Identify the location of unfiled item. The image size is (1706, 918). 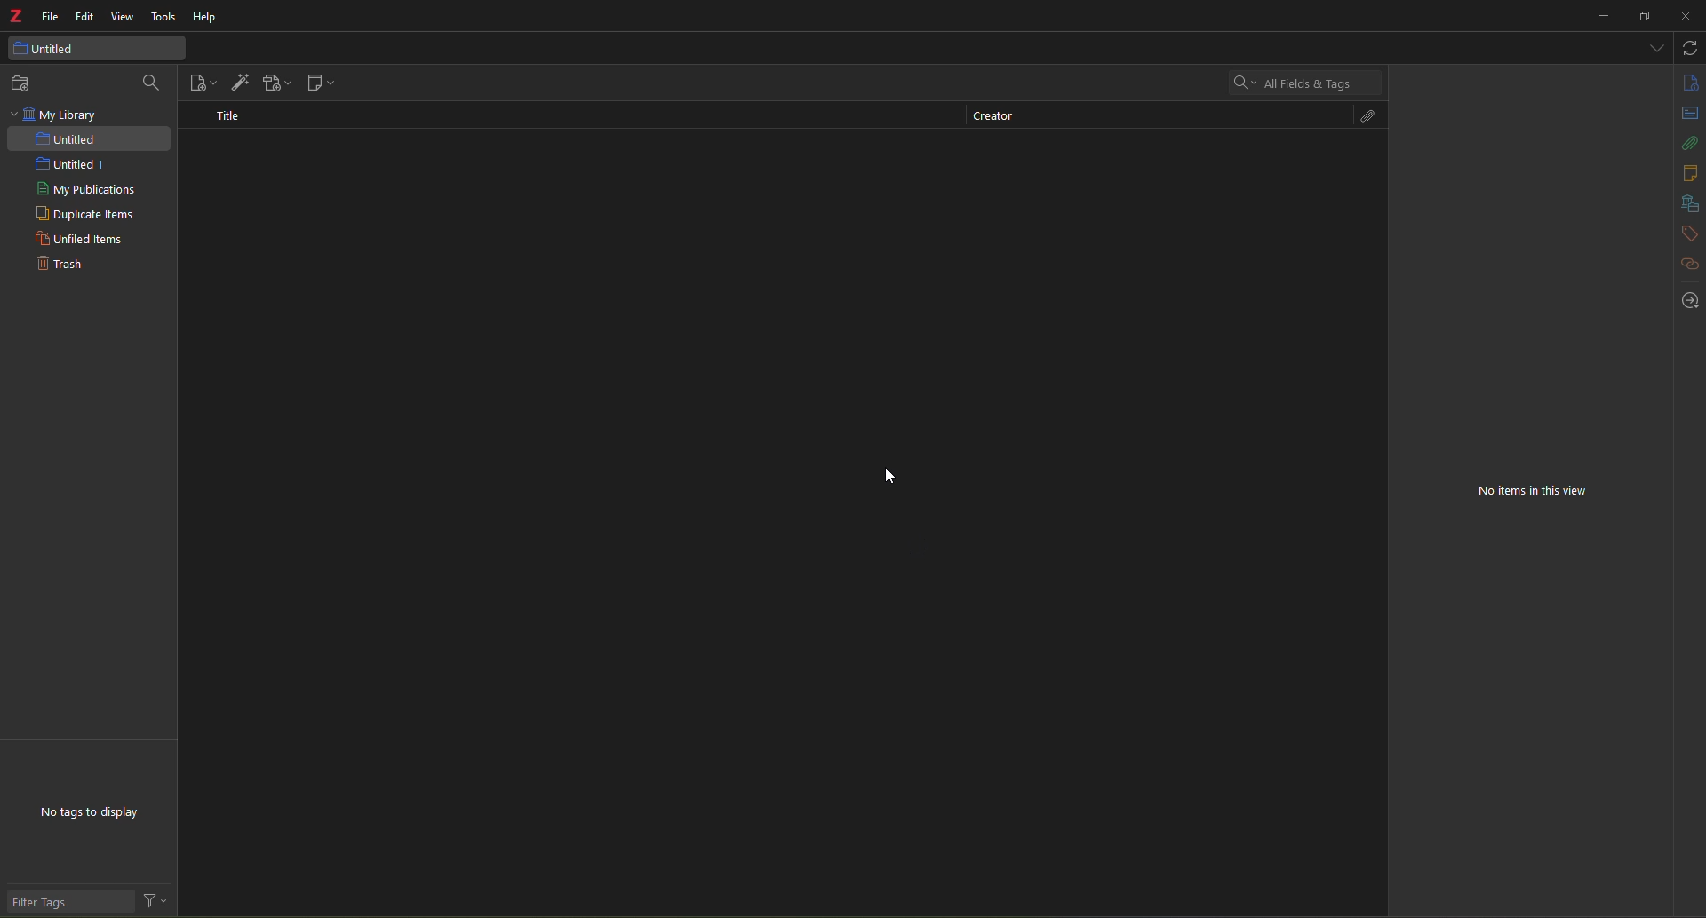
(76, 241).